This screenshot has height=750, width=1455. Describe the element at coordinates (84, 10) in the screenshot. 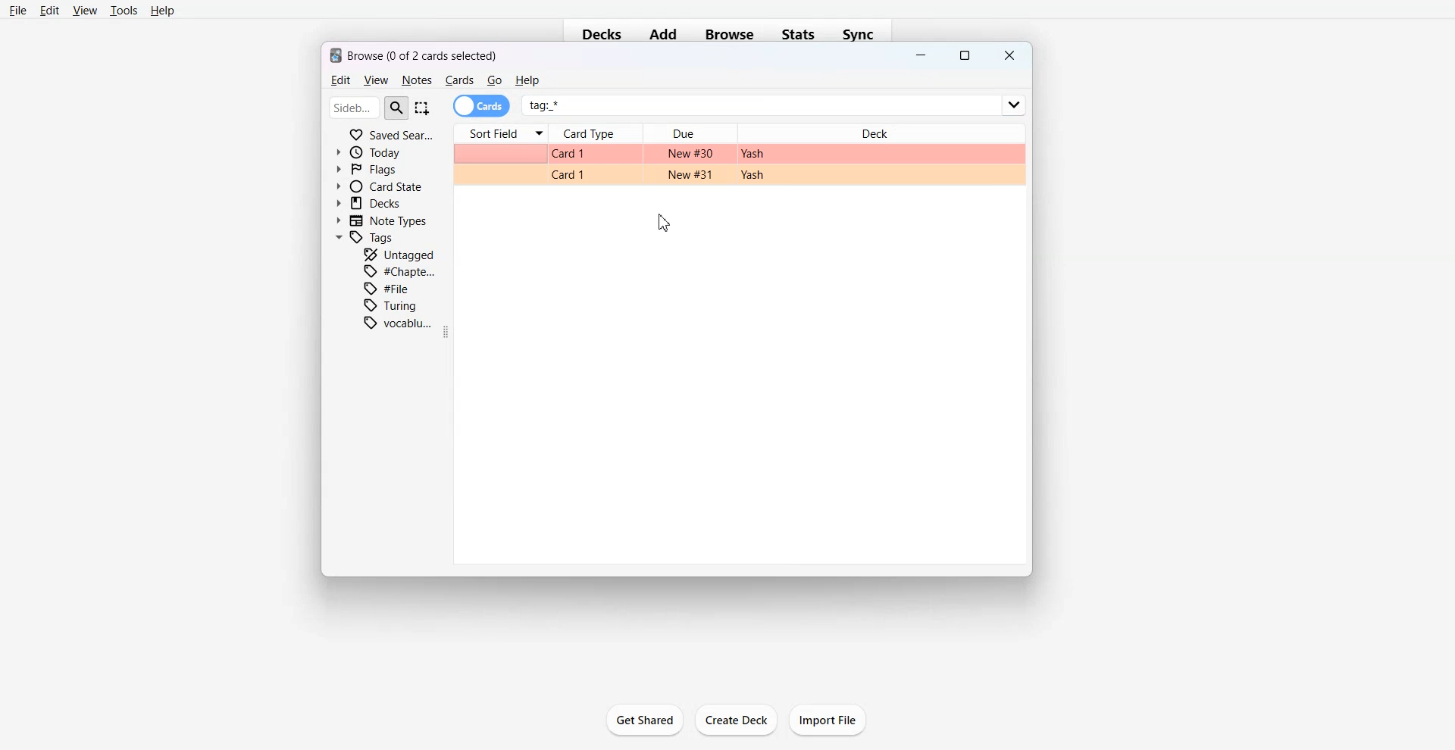

I see `View` at that location.